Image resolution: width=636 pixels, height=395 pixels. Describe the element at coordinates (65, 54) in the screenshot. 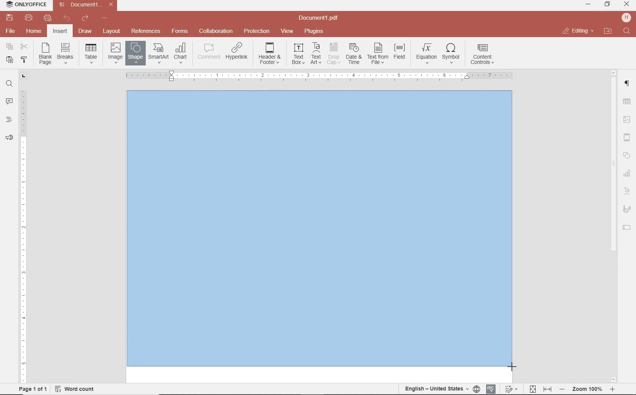

I see `INSERT PAGE OR SECTION BREAK` at that location.